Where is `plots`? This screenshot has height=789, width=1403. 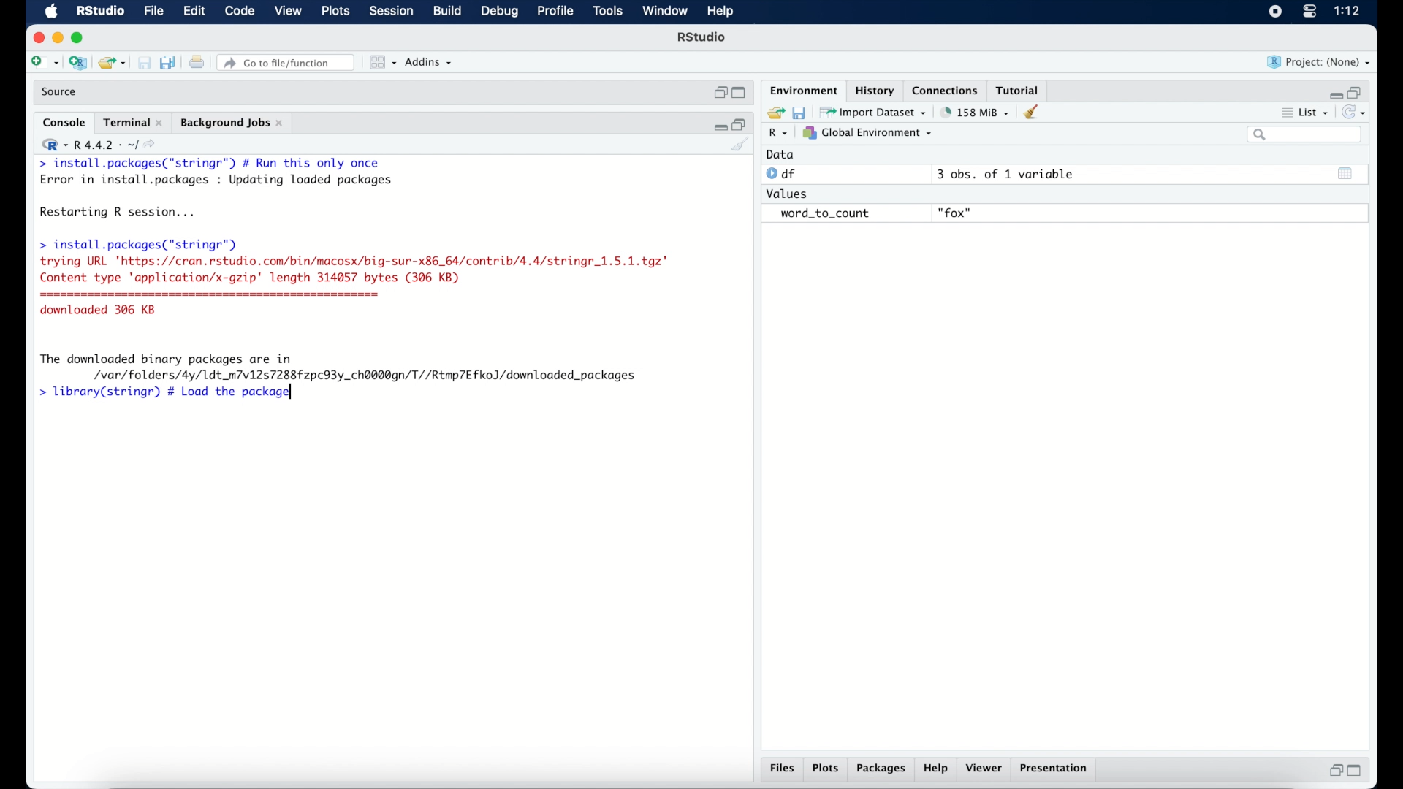 plots is located at coordinates (337, 12).